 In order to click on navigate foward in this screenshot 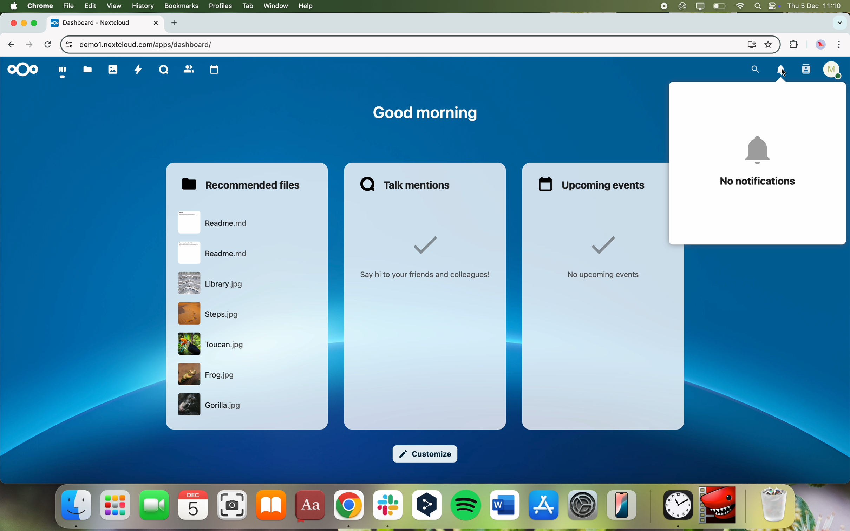, I will do `click(30, 44)`.